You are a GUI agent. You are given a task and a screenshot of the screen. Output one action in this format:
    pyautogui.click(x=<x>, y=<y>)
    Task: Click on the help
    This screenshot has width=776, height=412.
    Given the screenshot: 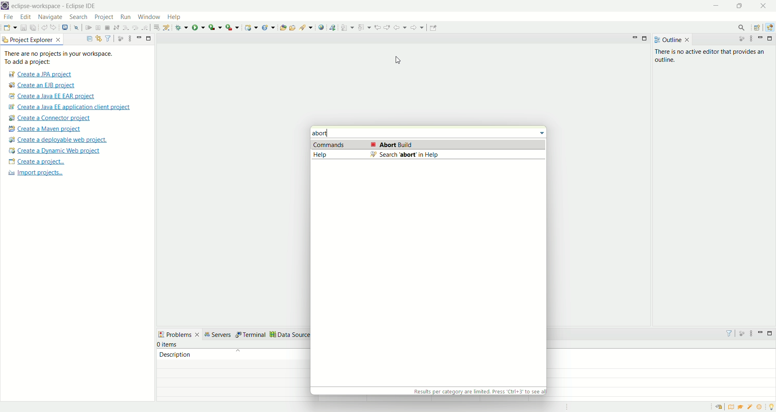 What is the action you would take?
    pyautogui.click(x=173, y=17)
    